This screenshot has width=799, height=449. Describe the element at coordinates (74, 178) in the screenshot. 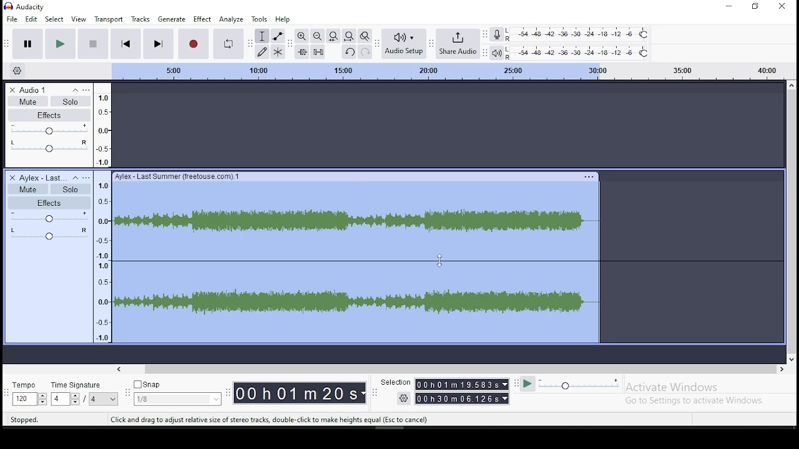

I see `collapse` at that location.